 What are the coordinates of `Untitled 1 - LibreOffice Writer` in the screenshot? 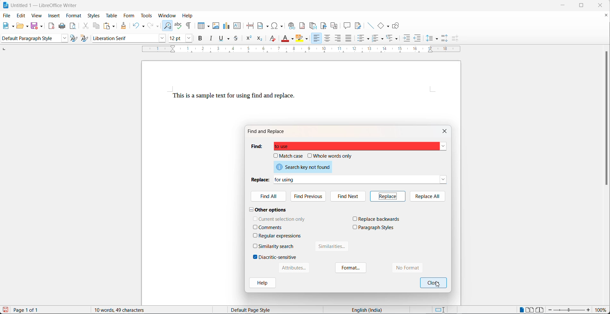 It's located at (41, 5).